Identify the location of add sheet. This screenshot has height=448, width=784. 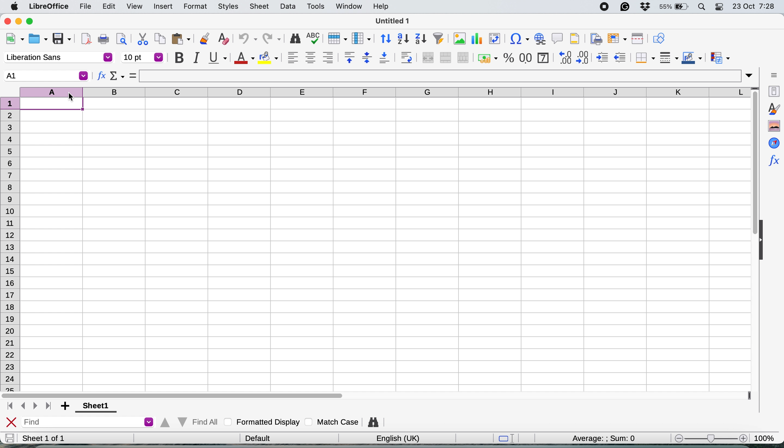
(65, 406).